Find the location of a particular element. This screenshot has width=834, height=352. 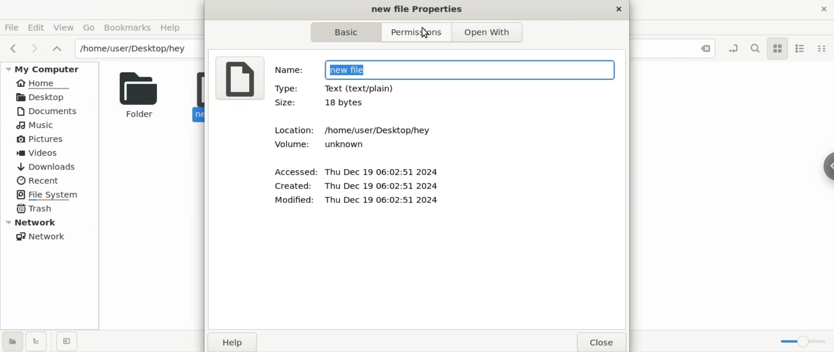

close sidebar is located at coordinates (67, 341).